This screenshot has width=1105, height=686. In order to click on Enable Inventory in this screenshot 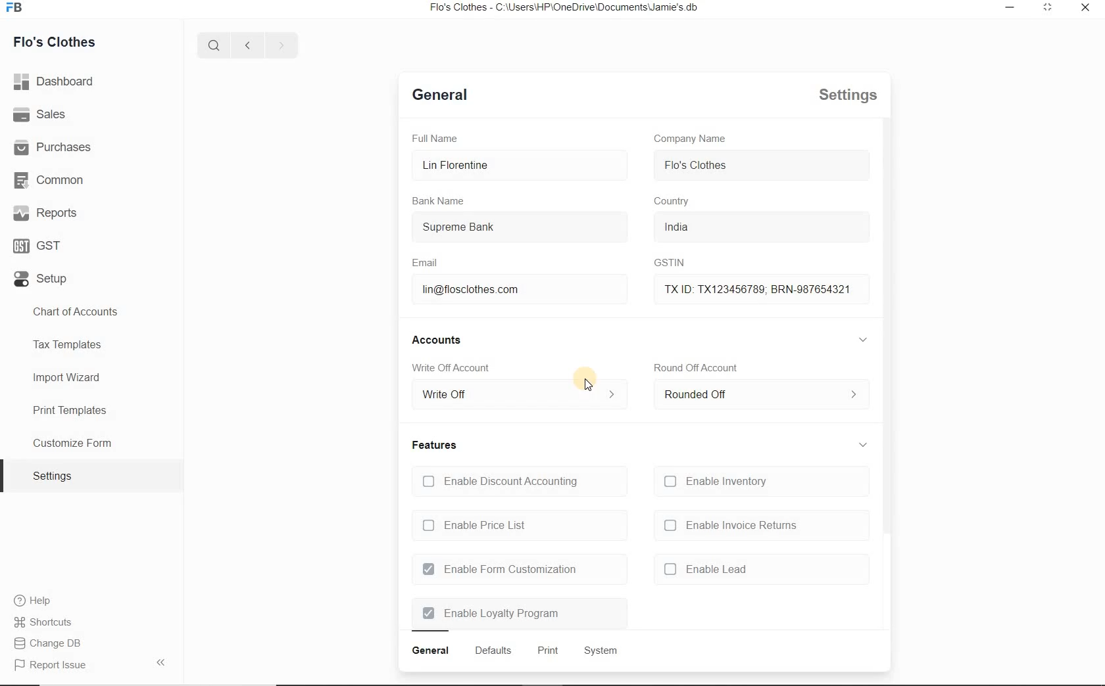, I will do `click(720, 482)`.